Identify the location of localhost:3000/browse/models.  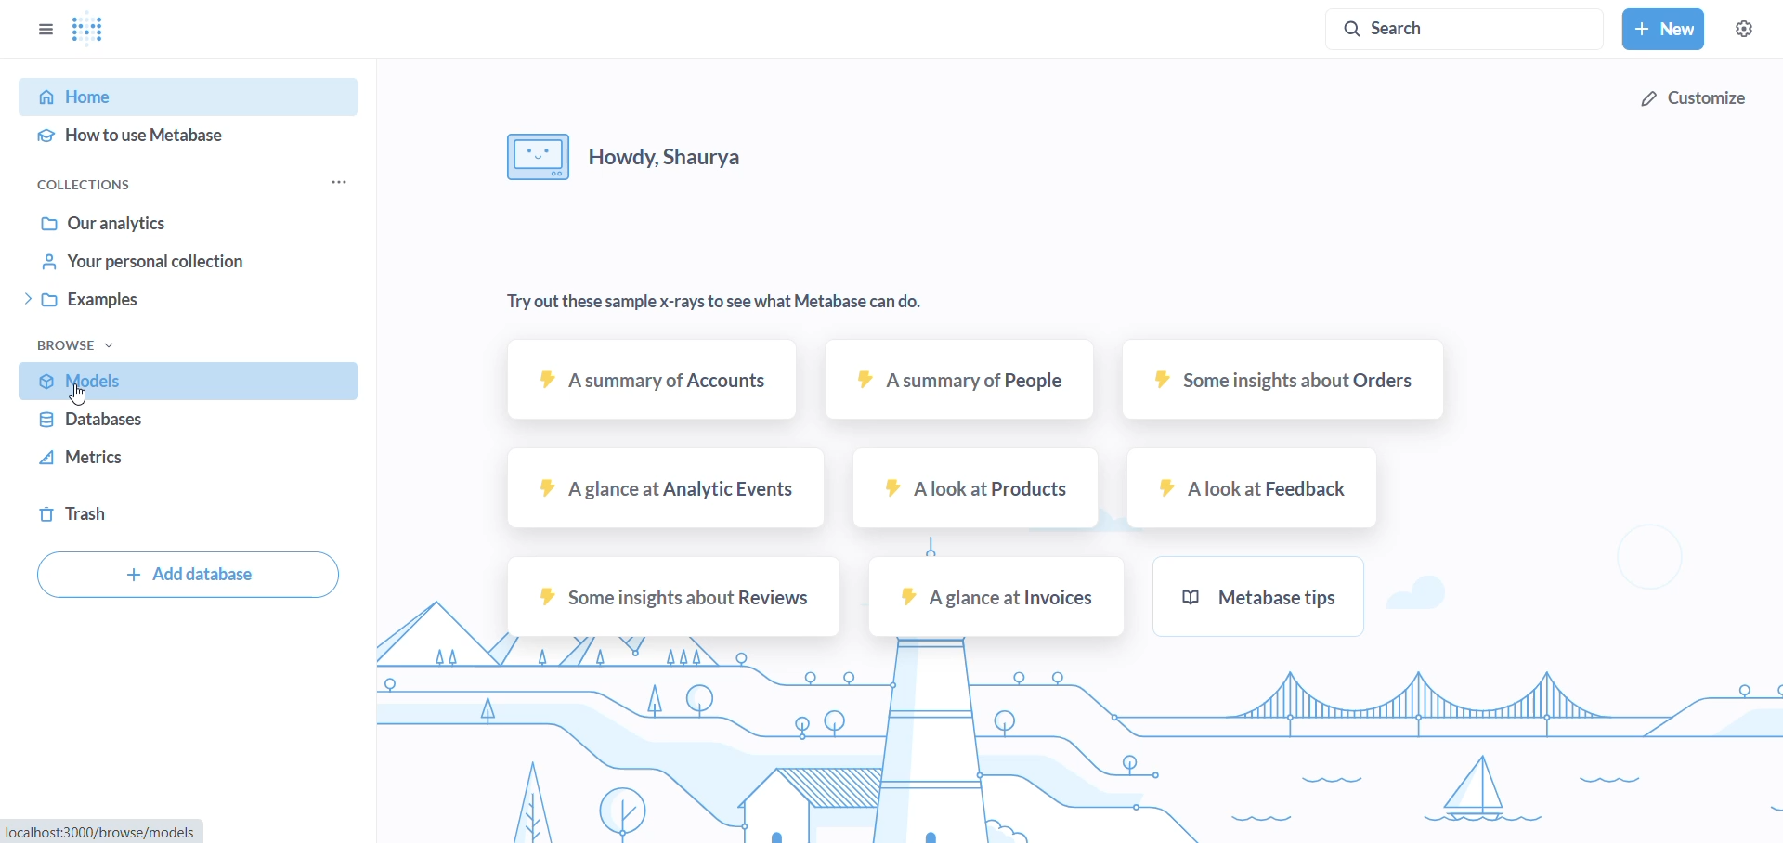
(102, 830).